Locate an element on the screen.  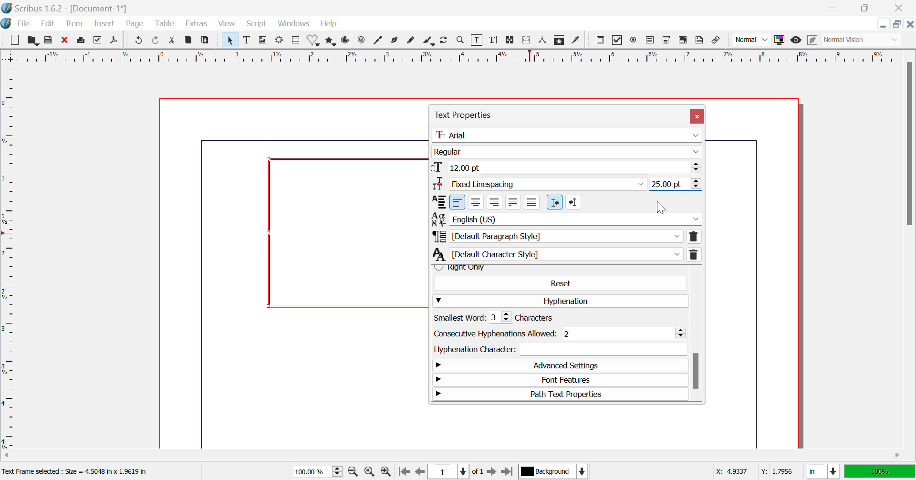
Reset is located at coordinates (561, 283).